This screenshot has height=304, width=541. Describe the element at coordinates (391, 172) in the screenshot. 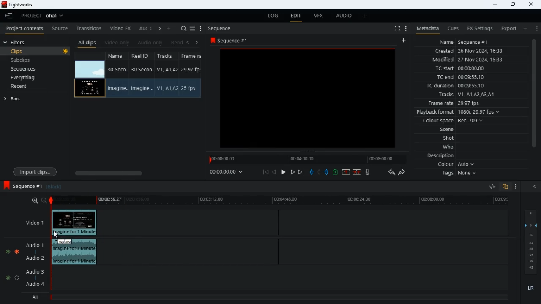

I see `backwards` at that location.